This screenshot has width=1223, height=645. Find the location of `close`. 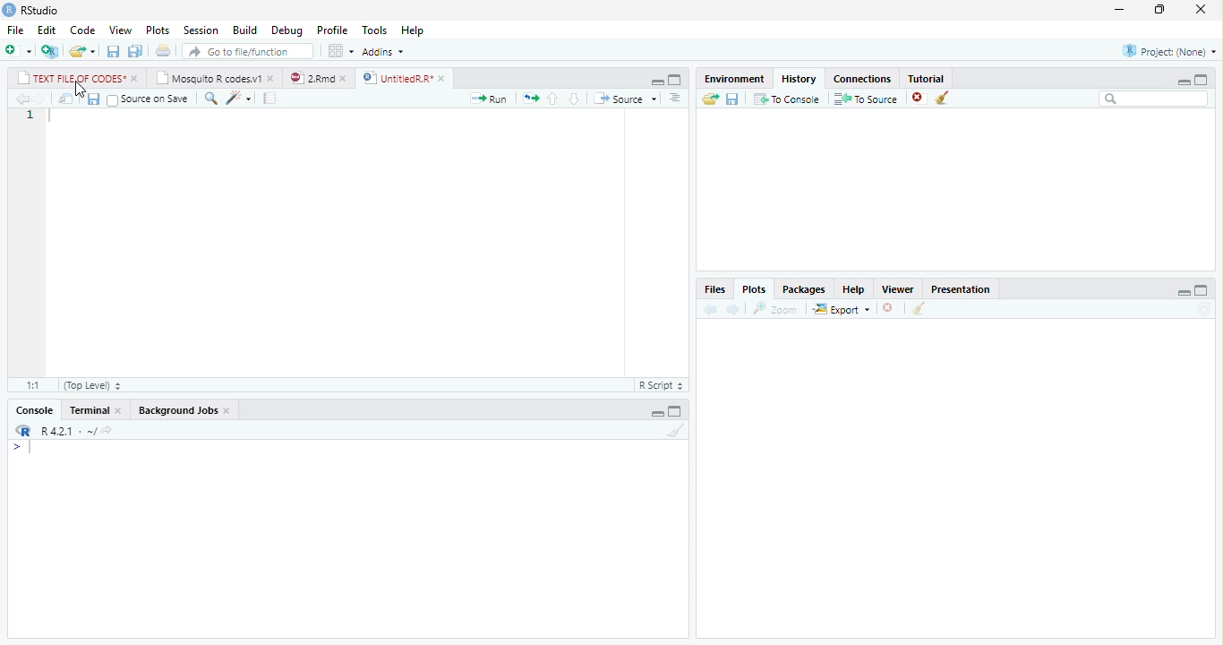

close is located at coordinates (273, 78).